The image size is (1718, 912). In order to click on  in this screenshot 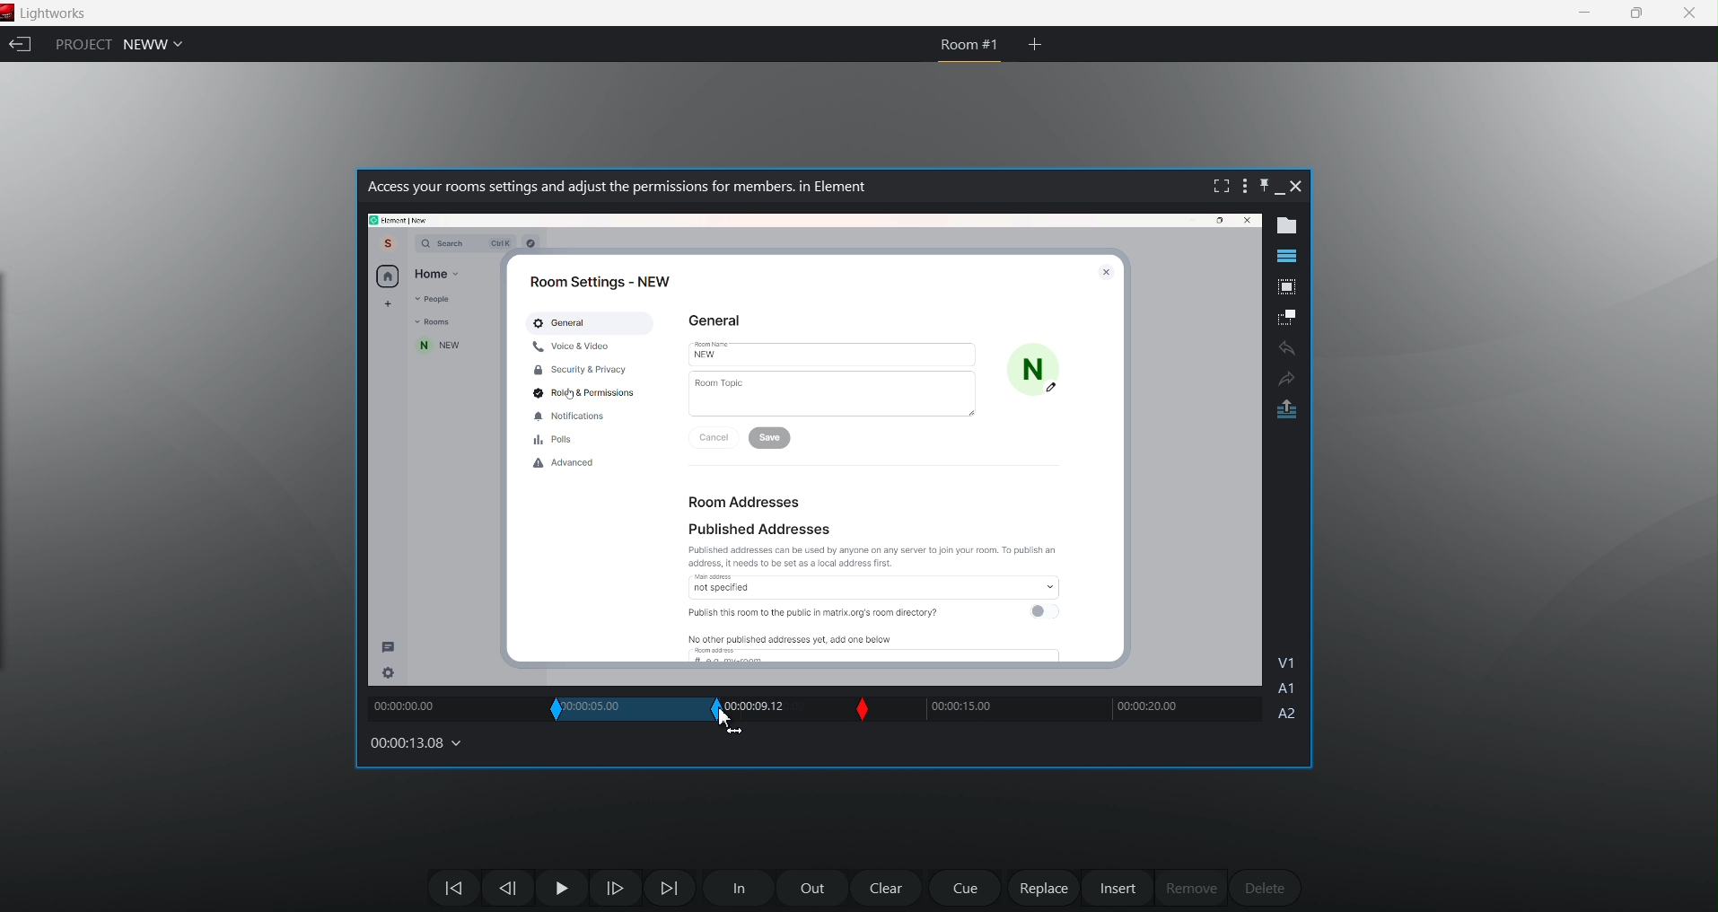, I will do `click(534, 242)`.